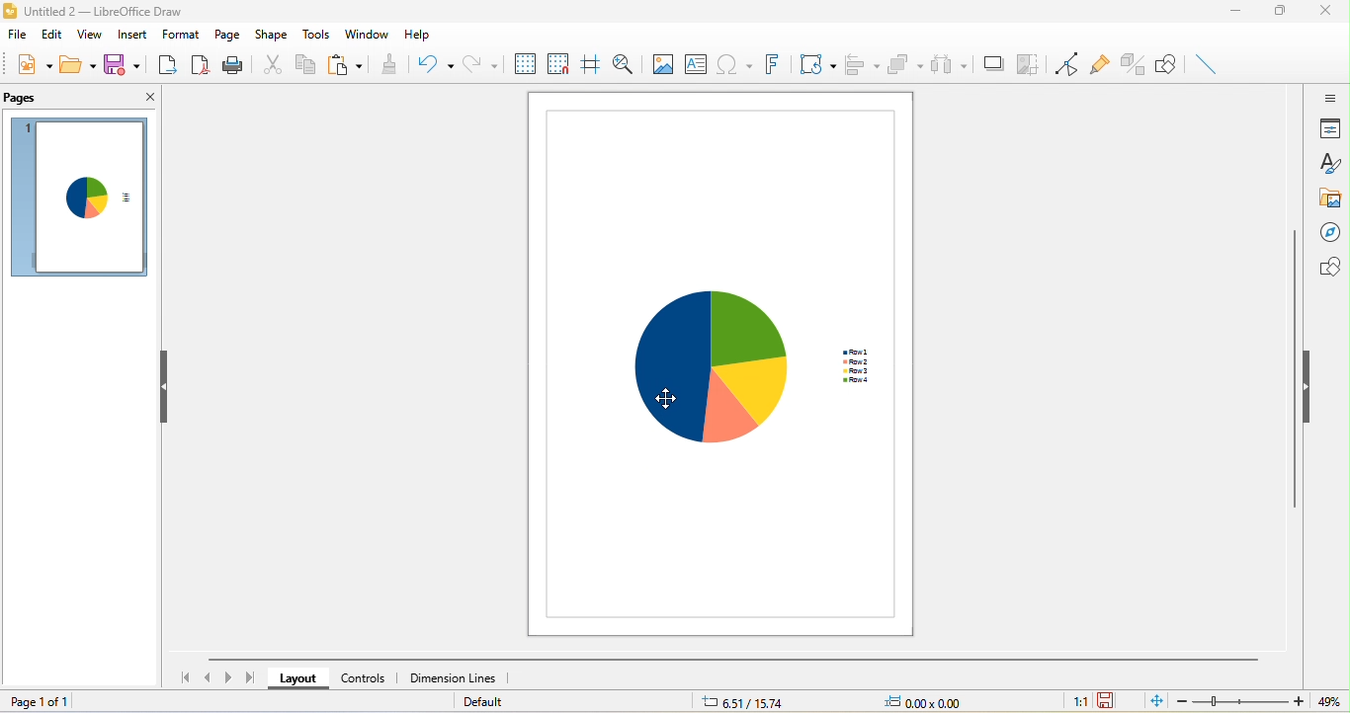 Image resolution: width=1350 pixels, height=713 pixels. What do you see at coordinates (1307, 384) in the screenshot?
I see `hide` at bounding box center [1307, 384].